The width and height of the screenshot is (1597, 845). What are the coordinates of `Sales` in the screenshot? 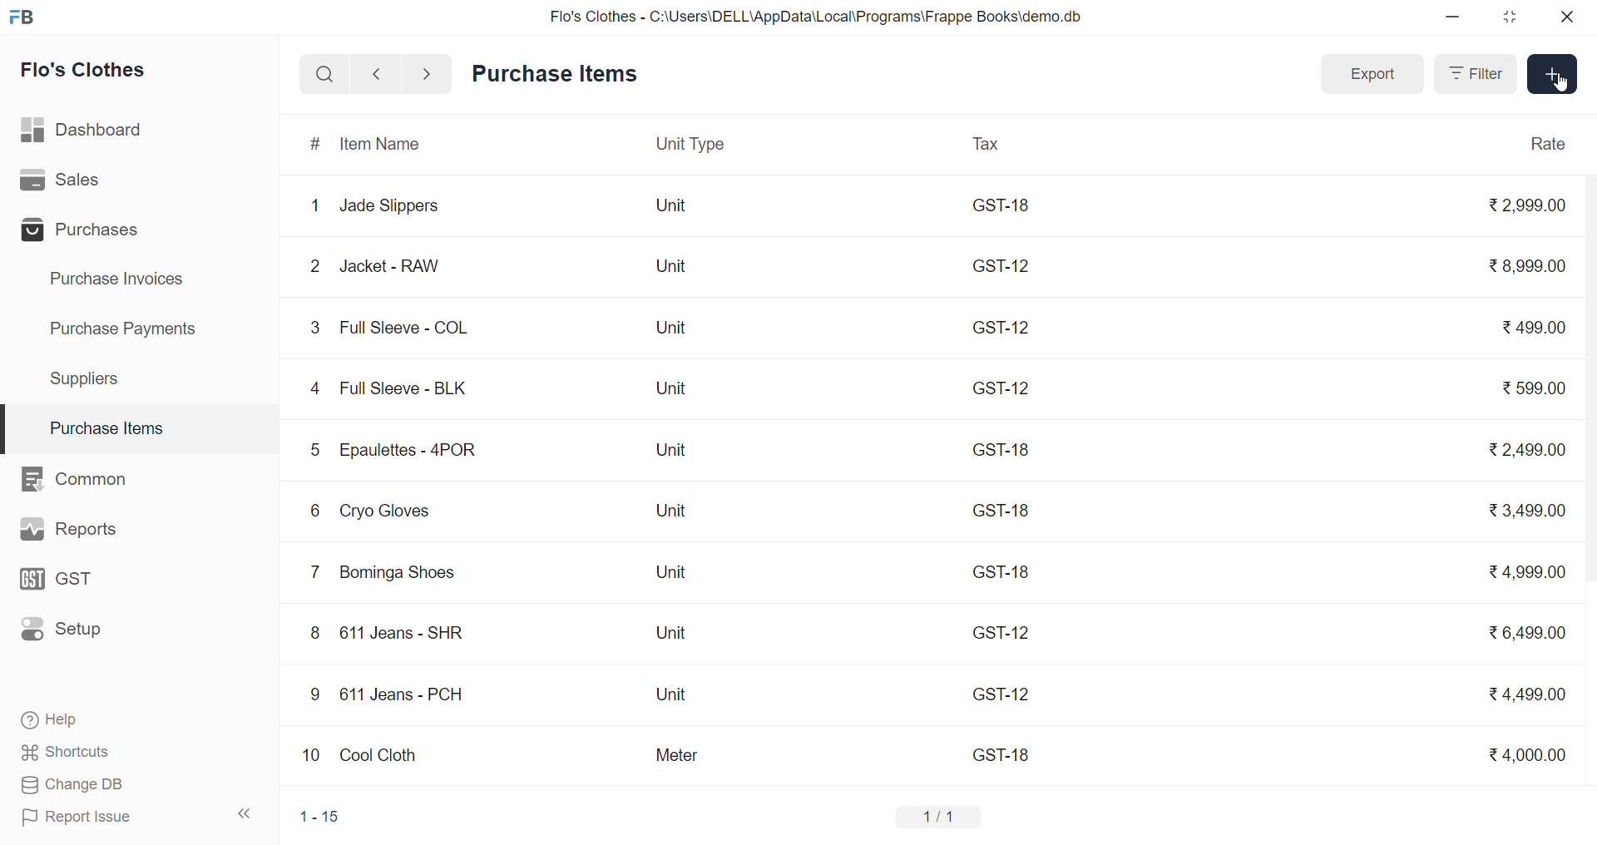 It's located at (86, 180).